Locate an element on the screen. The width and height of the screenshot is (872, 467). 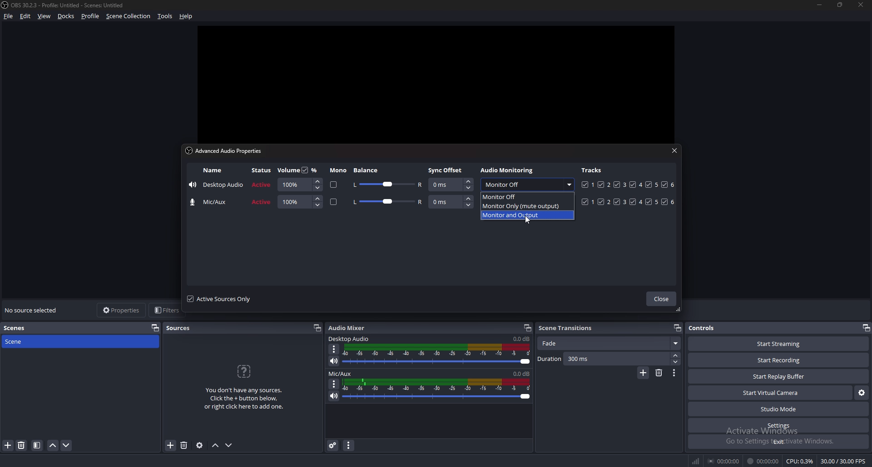
move scene down is located at coordinates (66, 445).